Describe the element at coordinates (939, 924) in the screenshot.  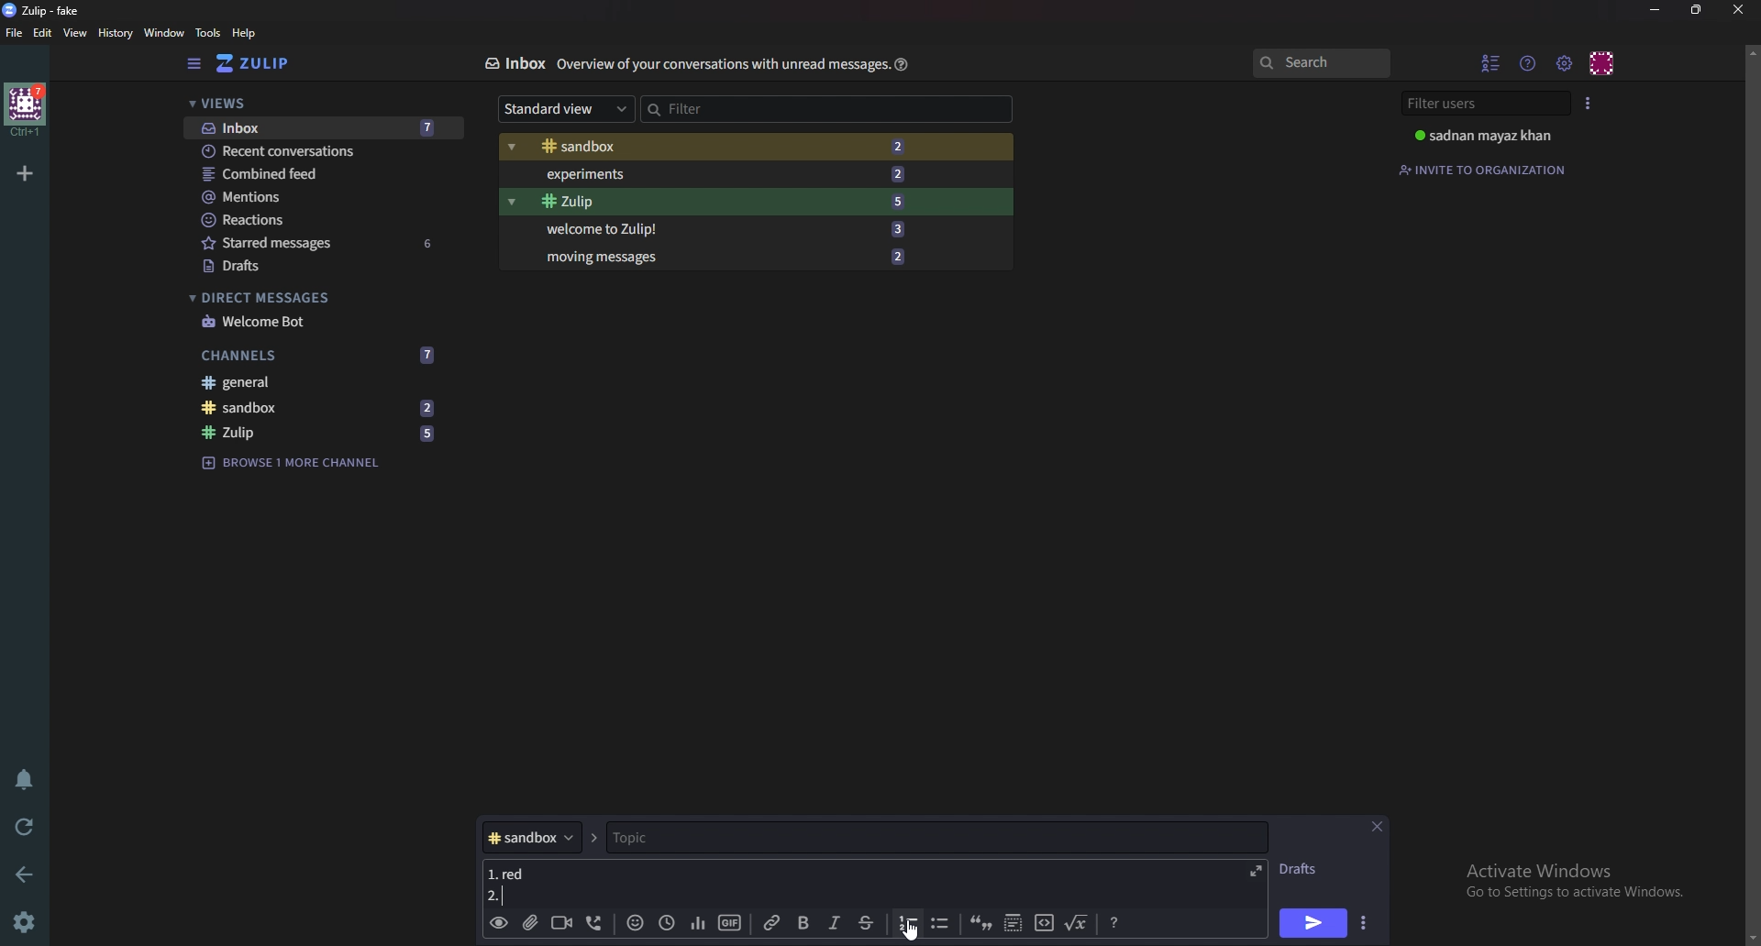
I see `Bullet list` at that location.